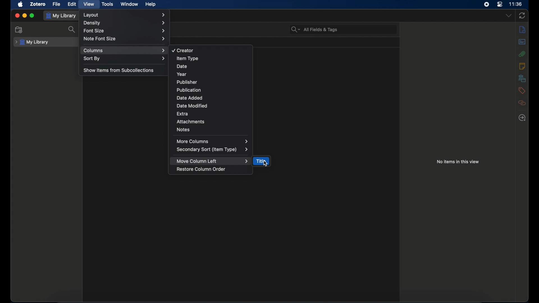 This screenshot has width=539, height=303. What do you see at coordinates (38, 4) in the screenshot?
I see `zotero` at bounding box center [38, 4].